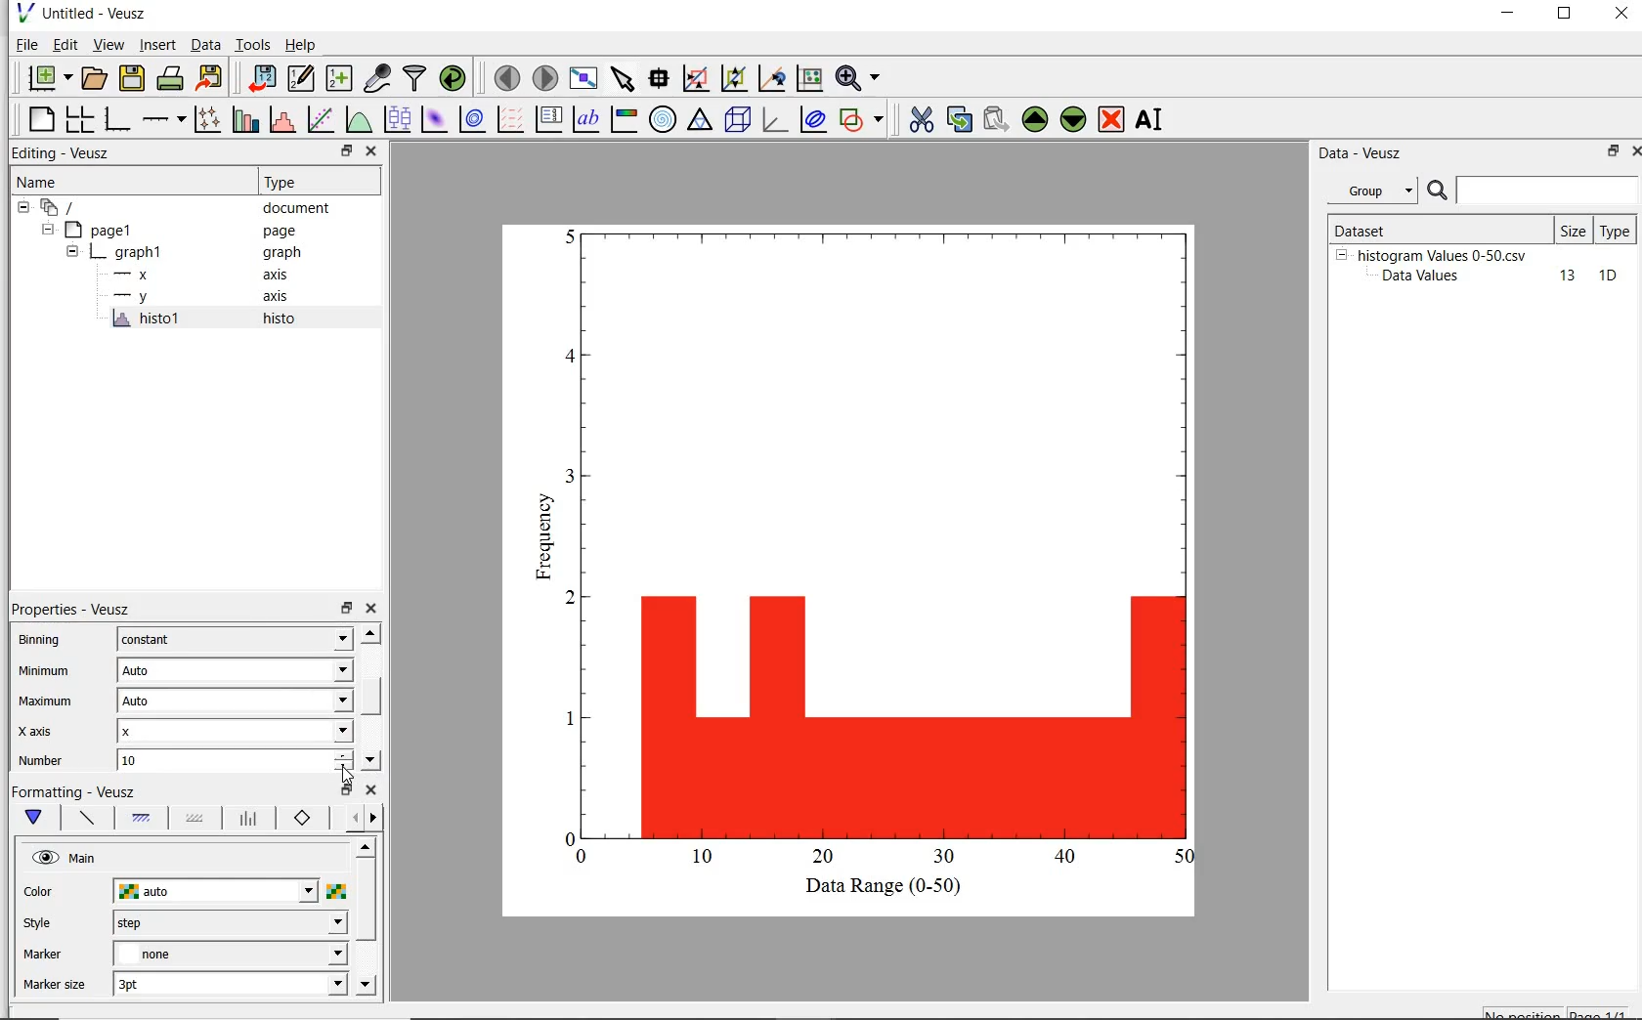 The image size is (1642, 1020). I want to click on plot line, so click(86, 820).